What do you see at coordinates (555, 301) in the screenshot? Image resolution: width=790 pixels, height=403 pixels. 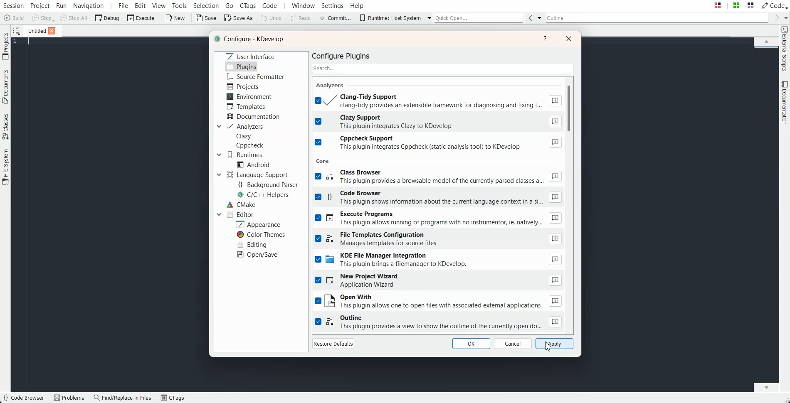 I see `About` at bounding box center [555, 301].